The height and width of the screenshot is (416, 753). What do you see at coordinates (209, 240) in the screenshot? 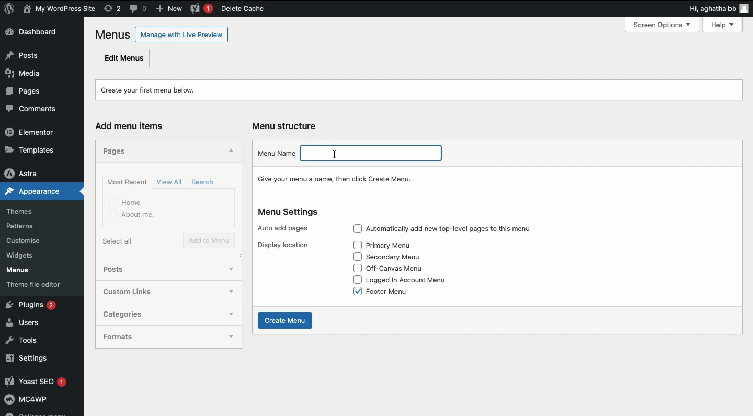
I see `Add to menu` at bounding box center [209, 240].